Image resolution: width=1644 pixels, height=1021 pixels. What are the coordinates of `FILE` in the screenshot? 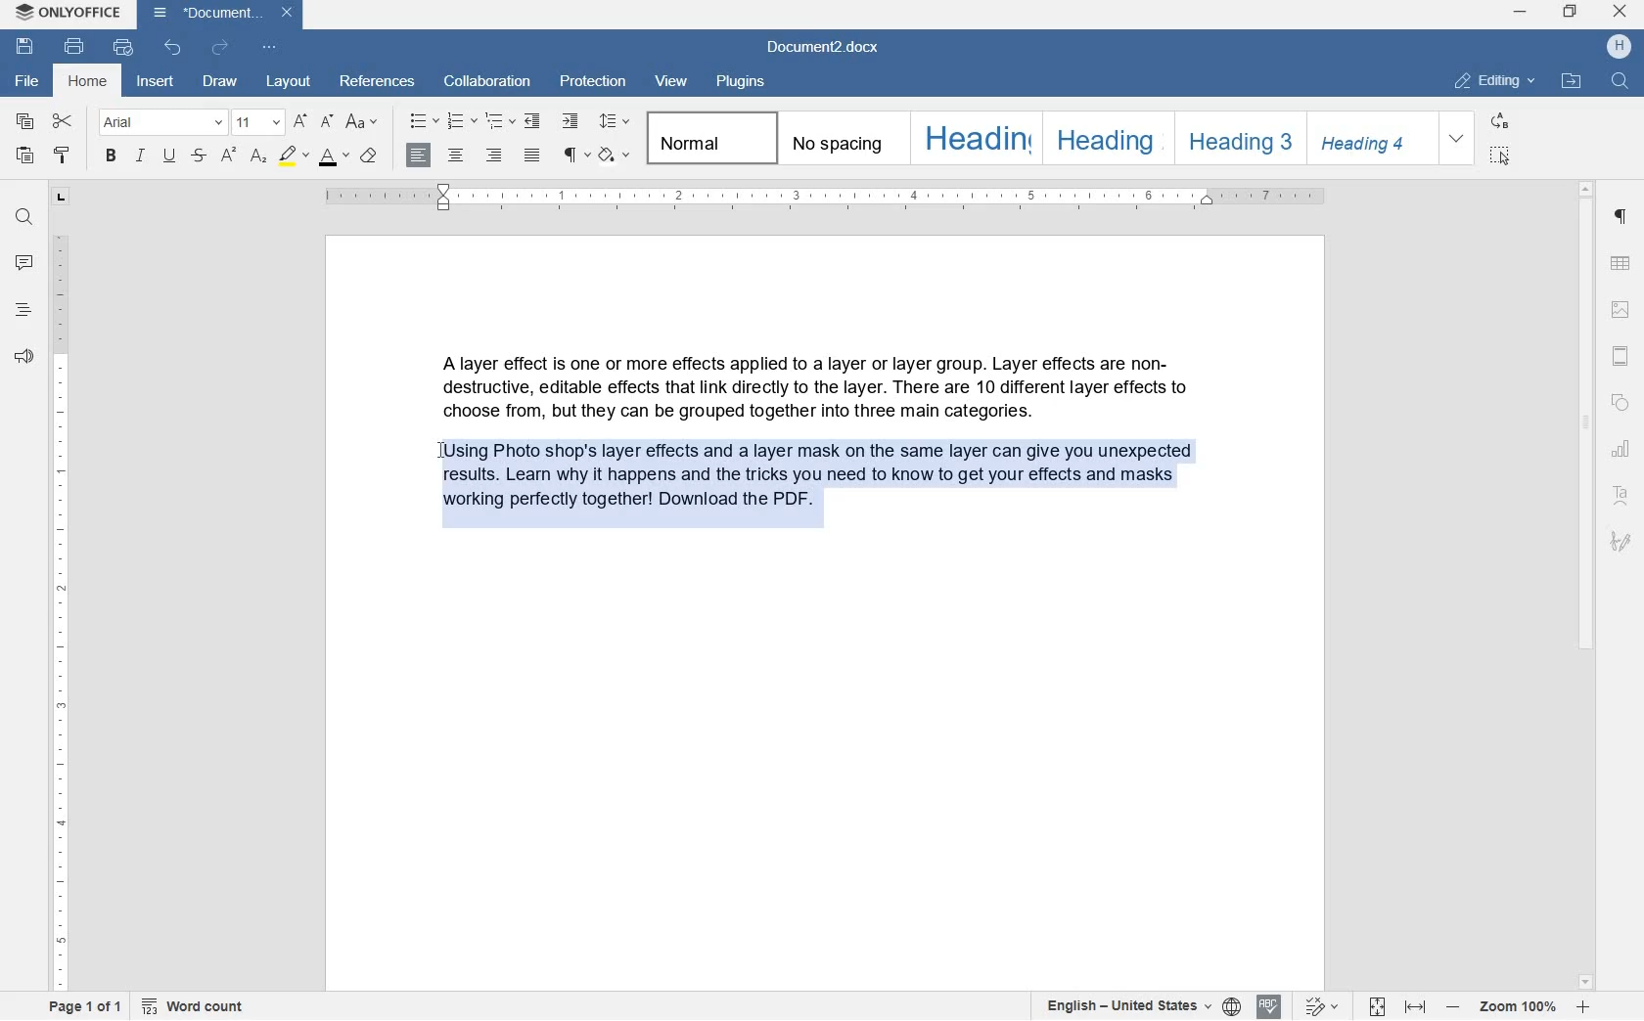 It's located at (24, 79).